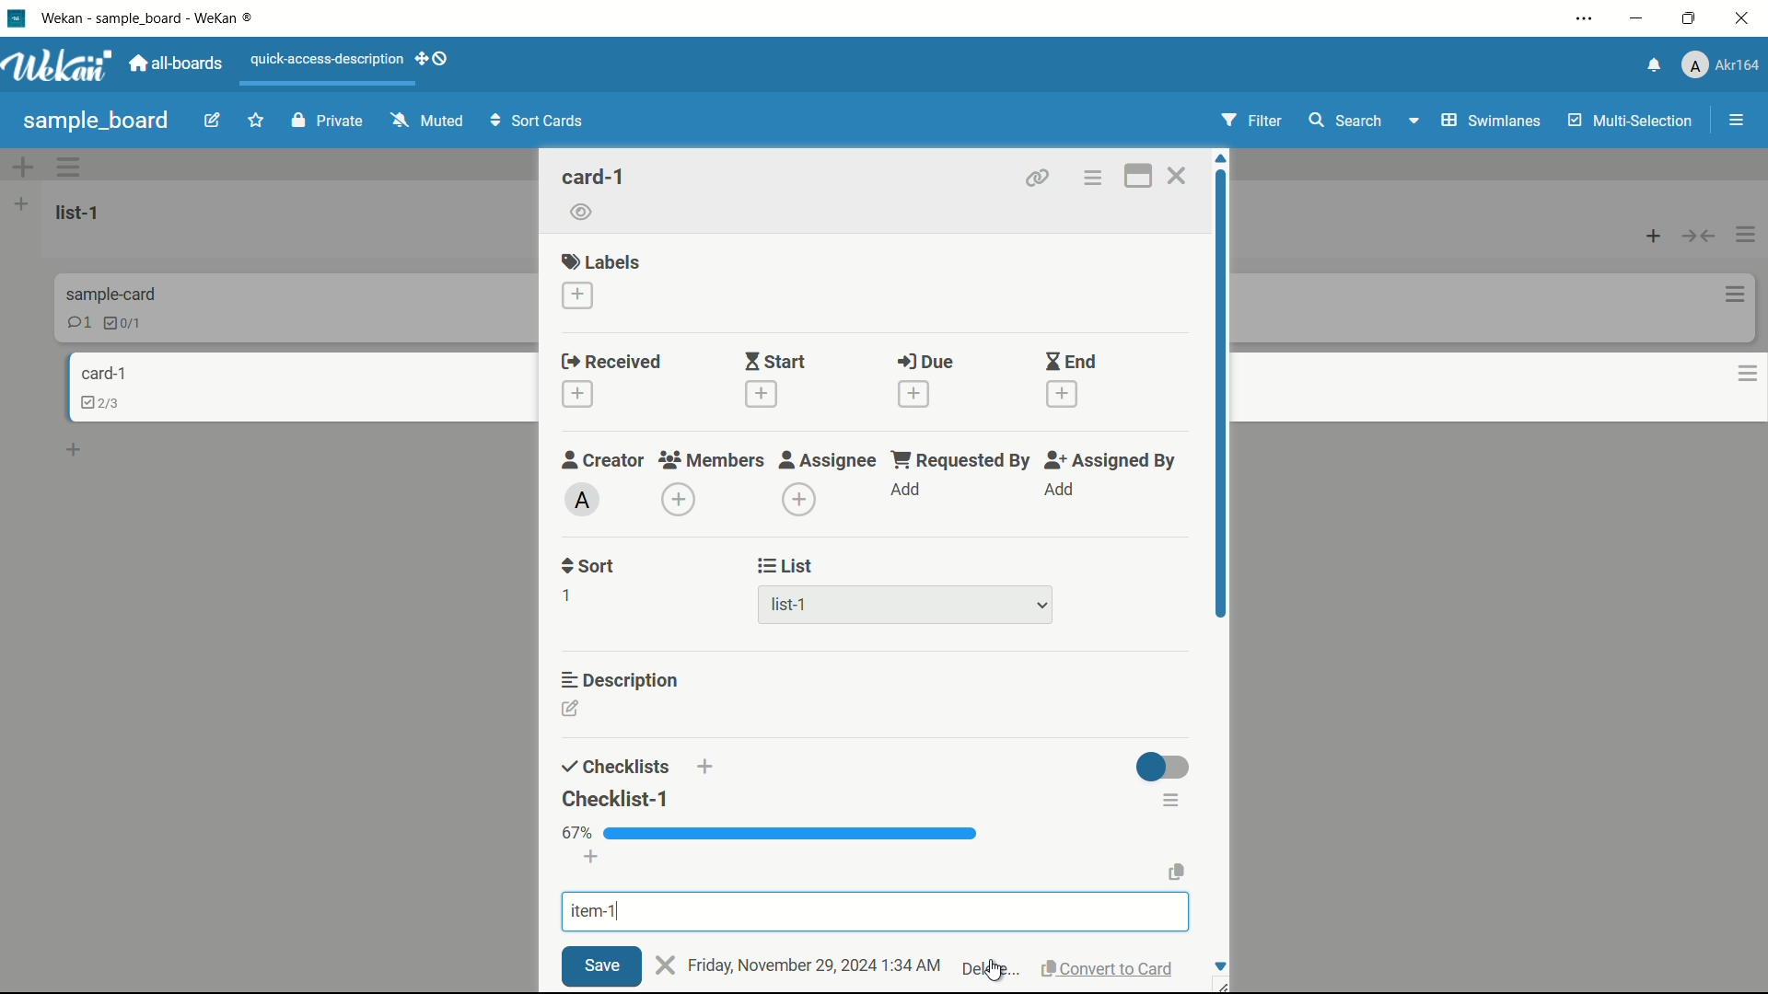  Describe the element at coordinates (959, 460) in the screenshot. I see `requested by` at that location.